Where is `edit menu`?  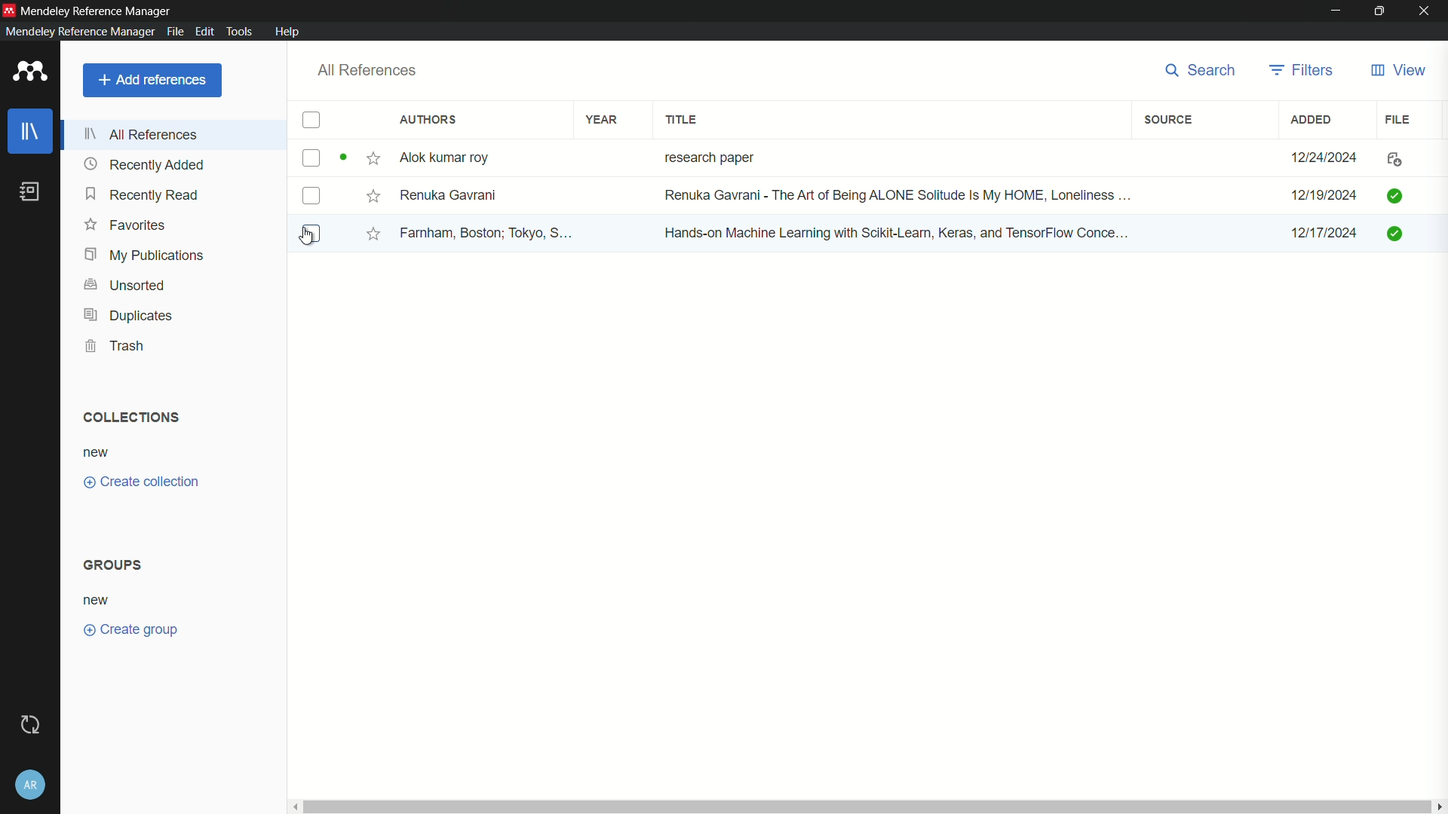
edit menu is located at coordinates (205, 32).